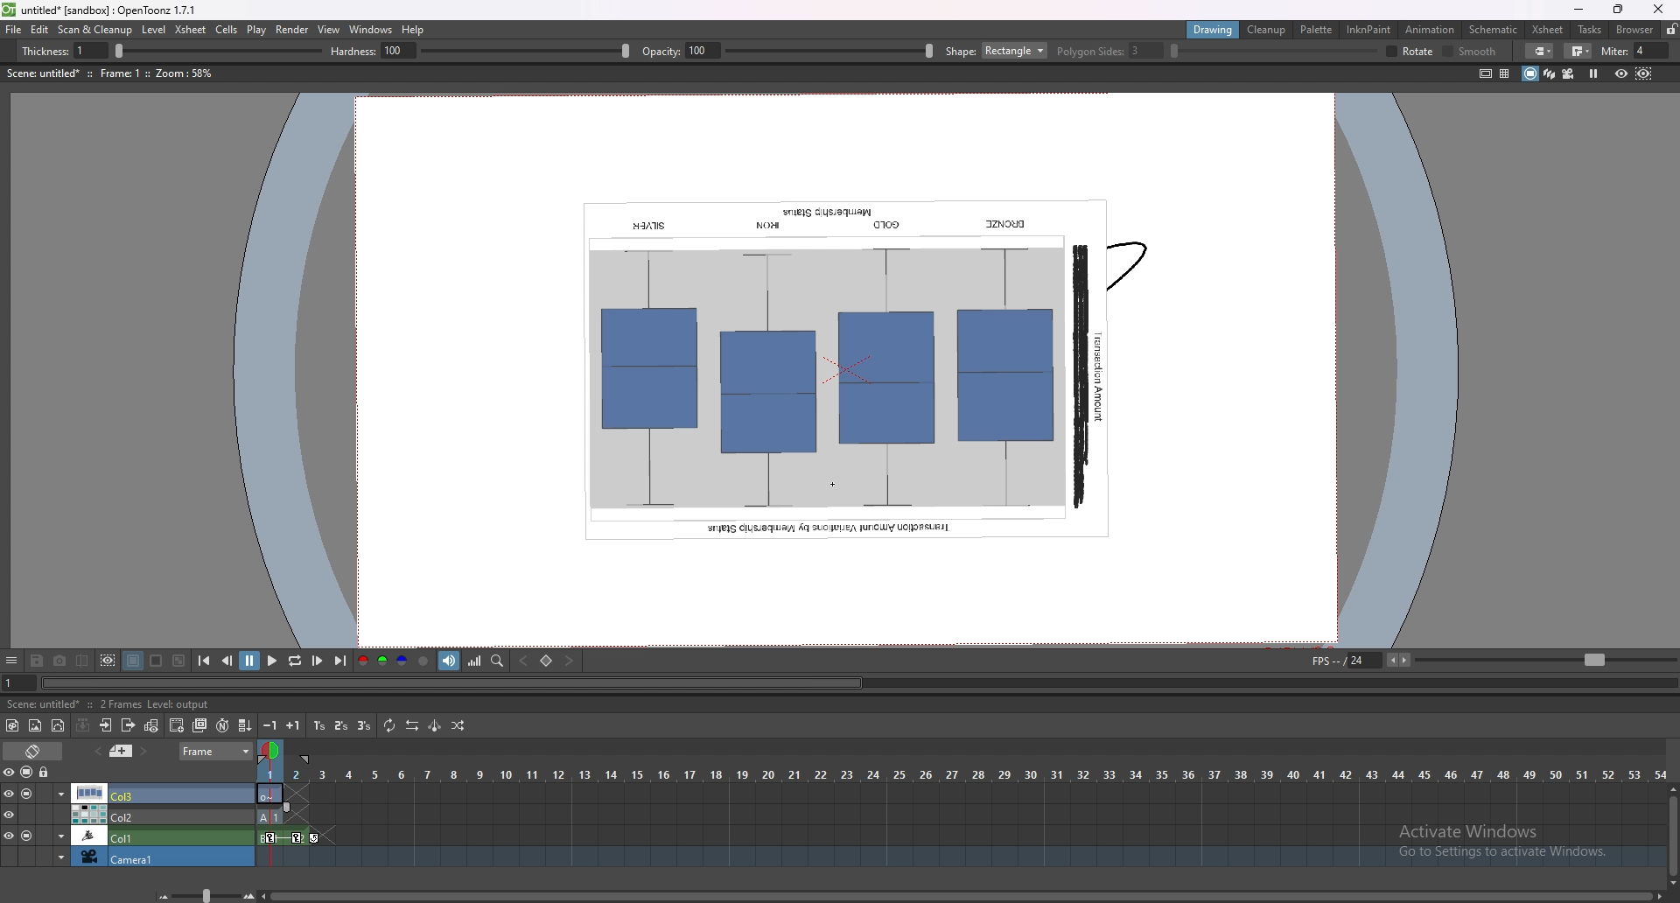  I want to click on cells, so click(226, 29).